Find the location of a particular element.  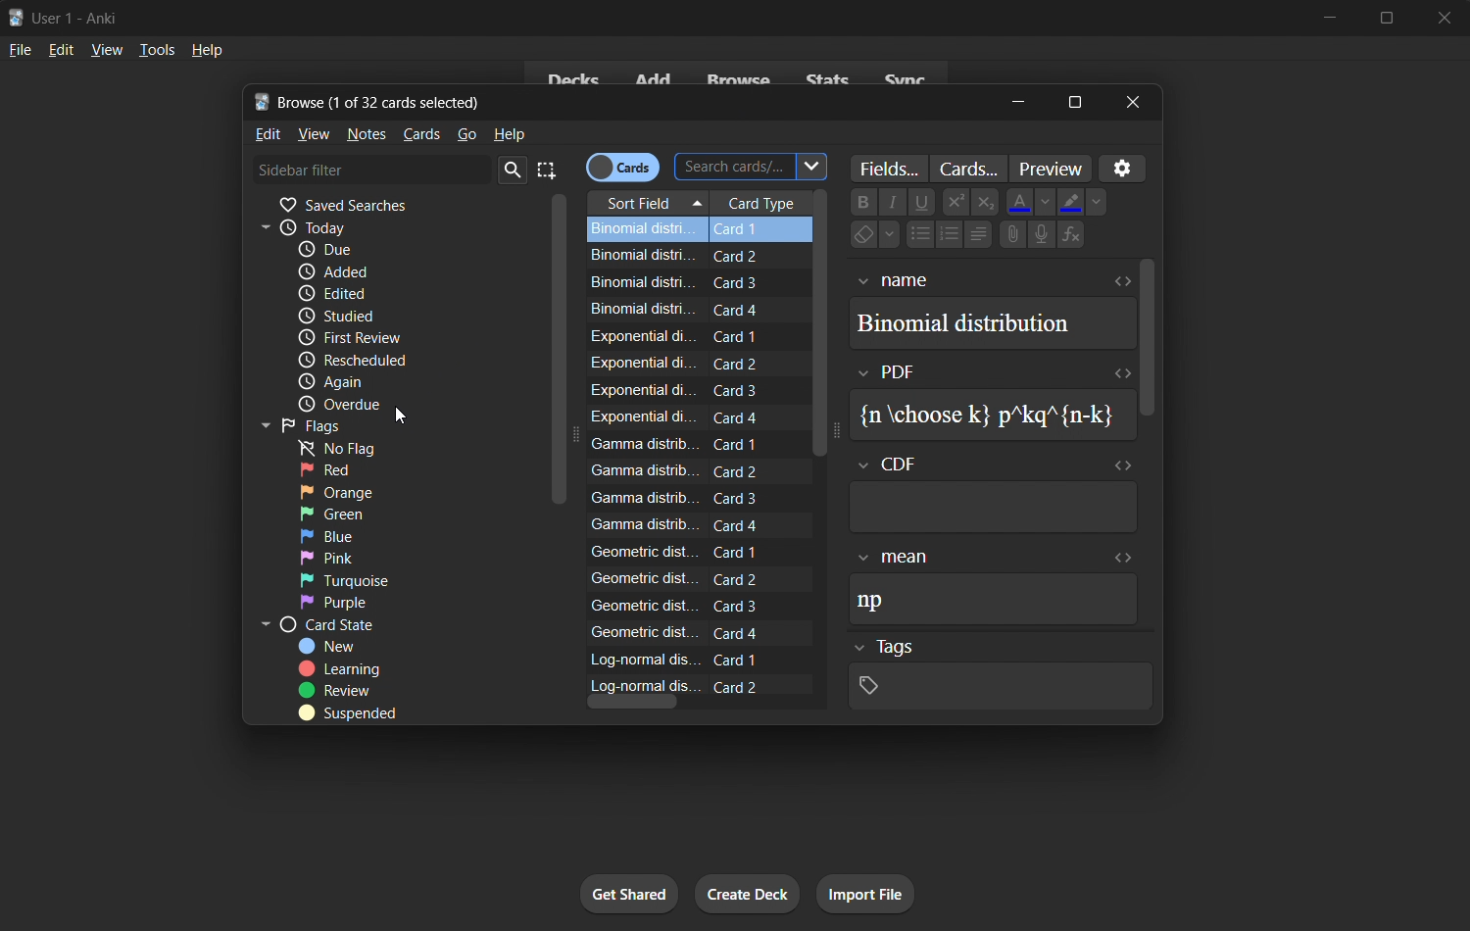

 is located at coordinates (1074, 237).